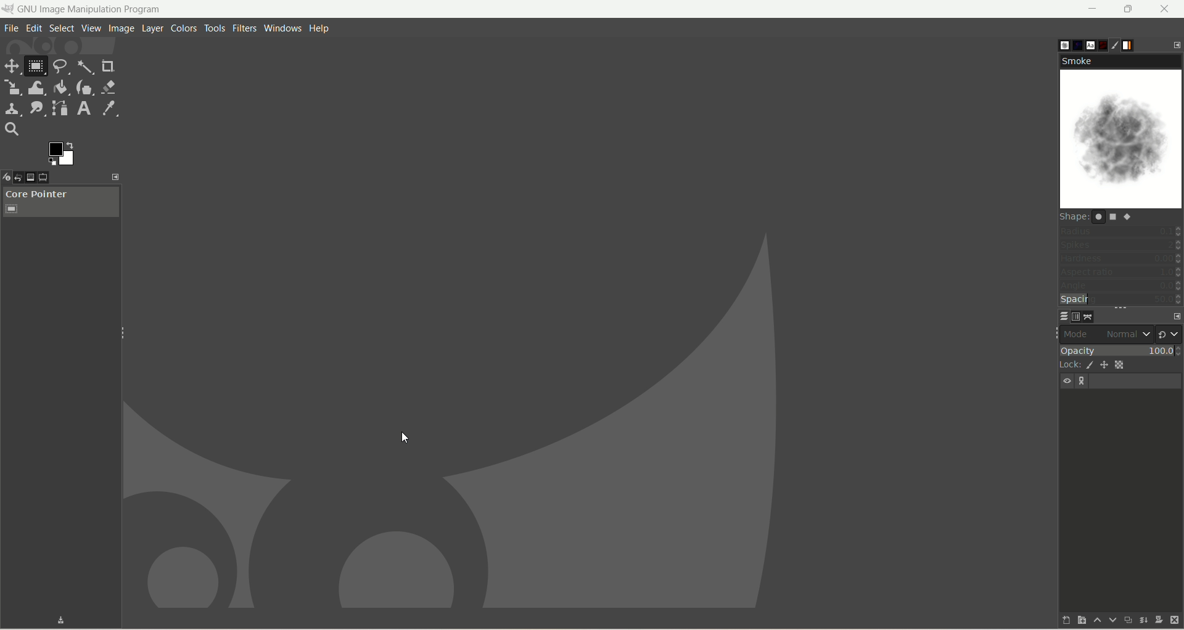  Describe the element at coordinates (63, 153) in the screenshot. I see `active foreground color` at that location.